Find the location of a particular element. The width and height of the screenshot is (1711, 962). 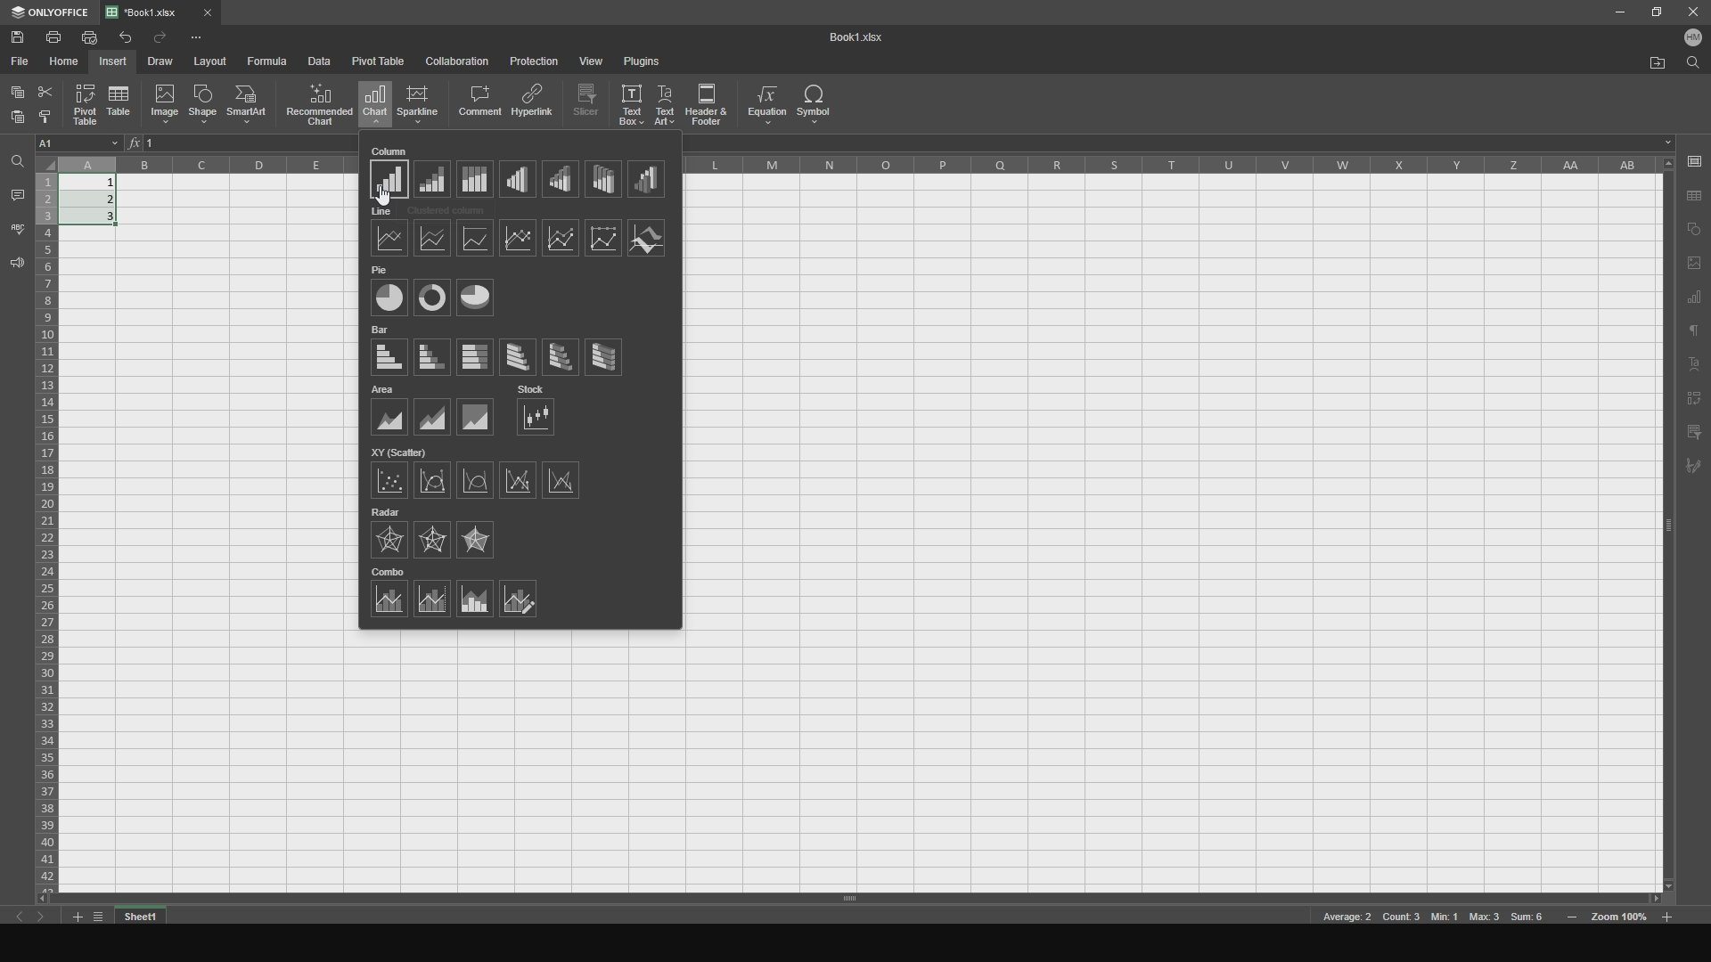

save is located at coordinates (1694, 160).